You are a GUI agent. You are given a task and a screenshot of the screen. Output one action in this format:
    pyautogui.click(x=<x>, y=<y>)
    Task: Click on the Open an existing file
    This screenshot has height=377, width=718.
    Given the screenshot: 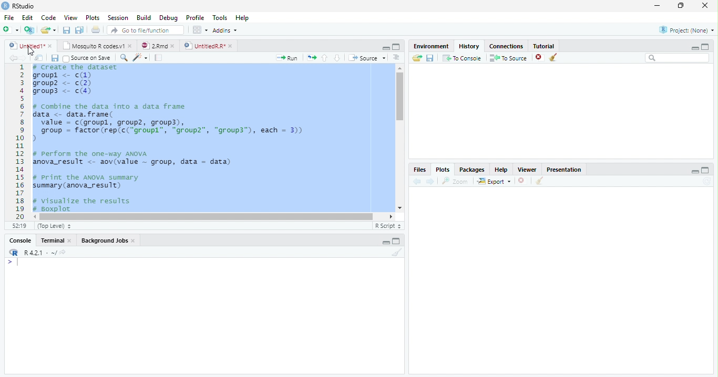 What is the action you would take?
    pyautogui.click(x=48, y=30)
    